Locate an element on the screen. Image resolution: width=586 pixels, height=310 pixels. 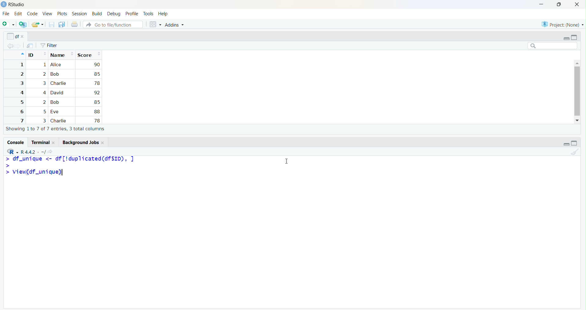
7 is located at coordinates (21, 120).